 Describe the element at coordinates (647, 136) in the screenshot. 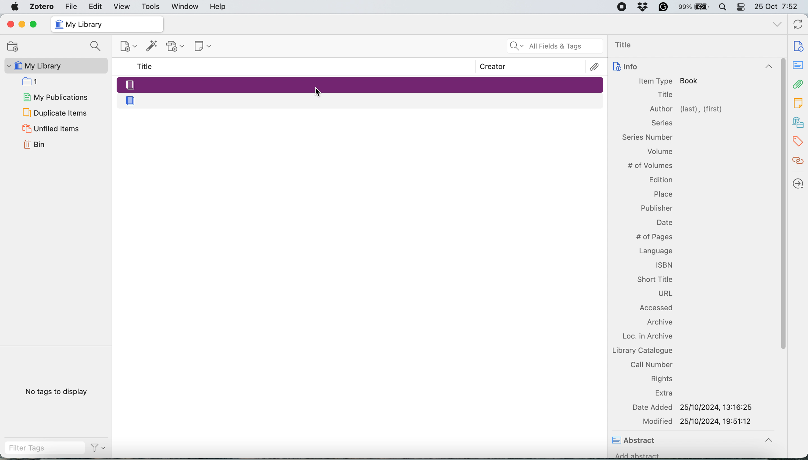

I see `` at that location.